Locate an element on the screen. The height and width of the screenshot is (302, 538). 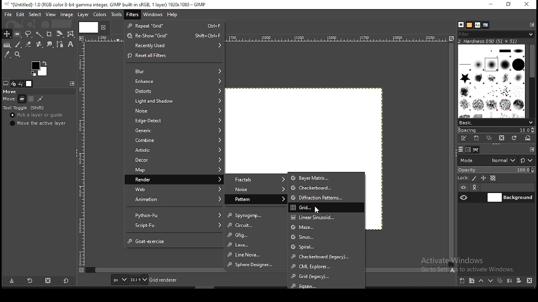
color picker tool is located at coordinates (7, 54).